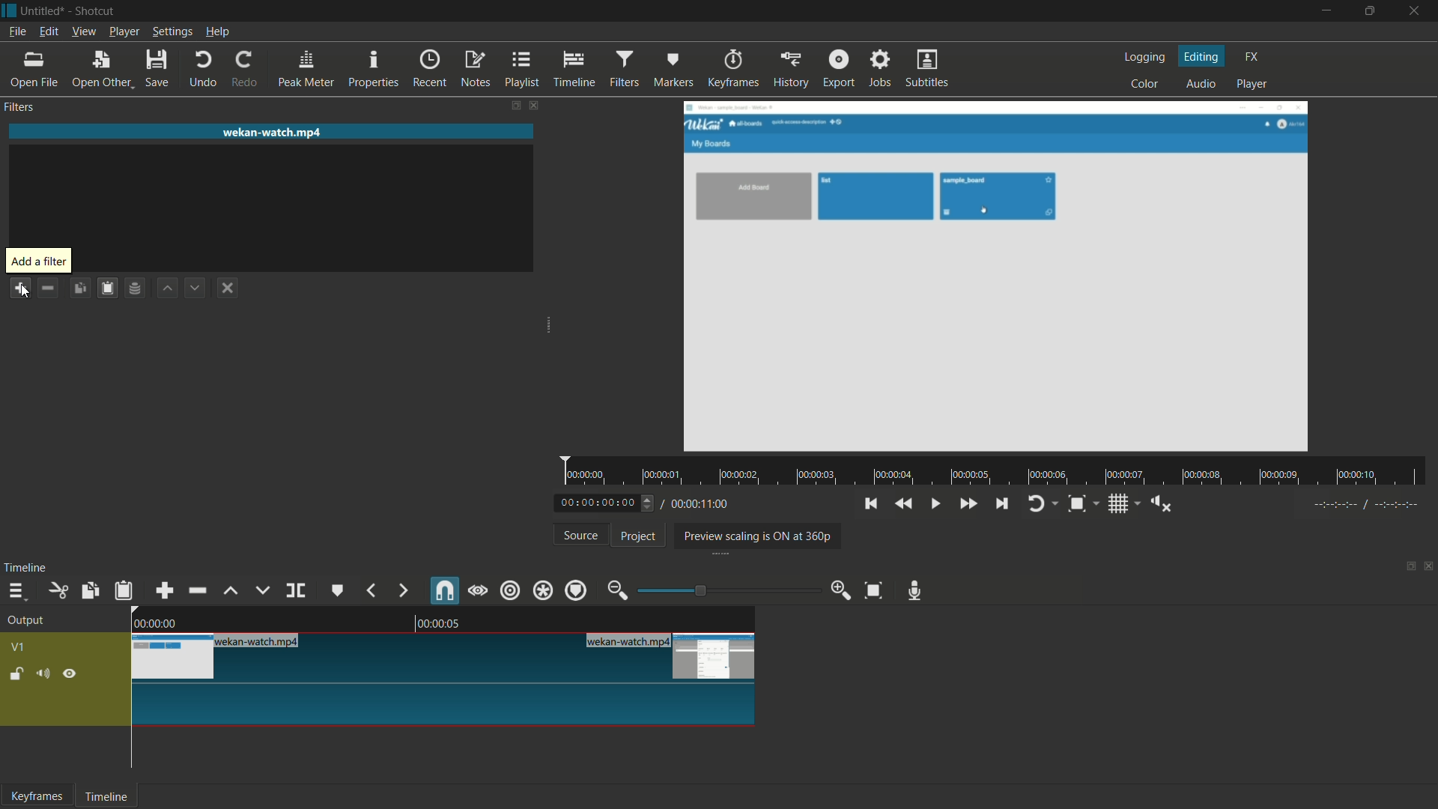 The height and width of the screenshot is (809, 1438). Describe the element at coordinates (79, 289) in the screenshot. I see `copy checked filters` at that location.